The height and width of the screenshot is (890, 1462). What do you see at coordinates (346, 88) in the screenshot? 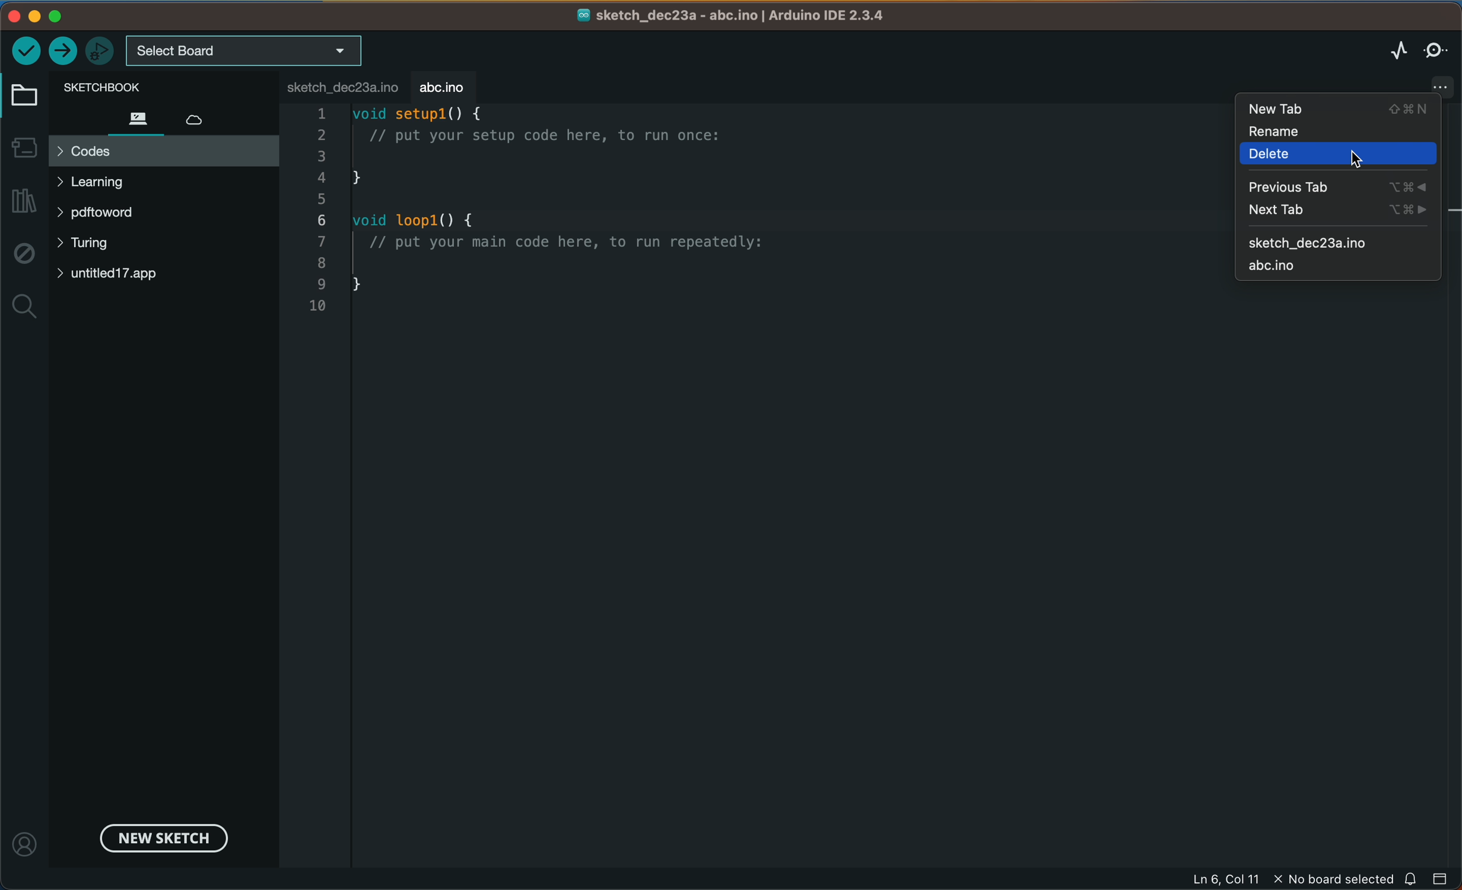
I see `file tab` at bounding box center [346, 88].